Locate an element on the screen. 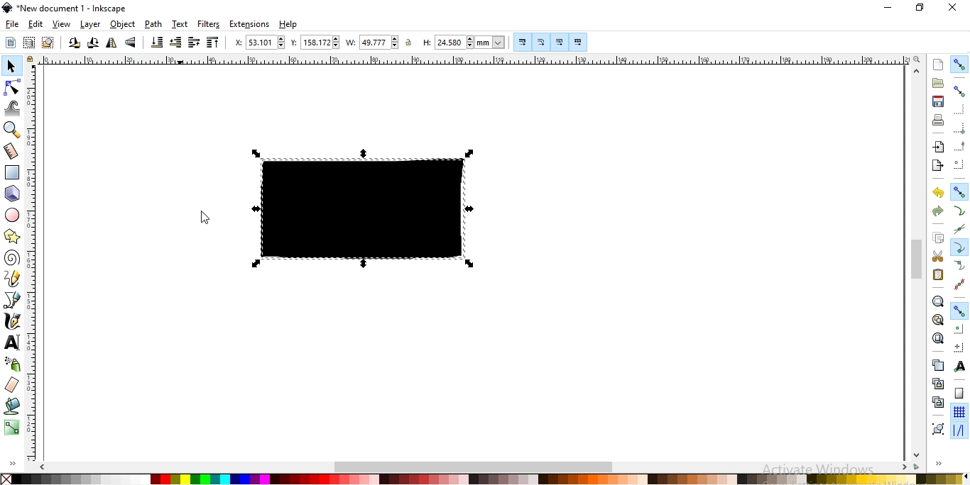 Image resolution: width=970 pixels, height=485 pixels. view is located at coordinates (61, 25).